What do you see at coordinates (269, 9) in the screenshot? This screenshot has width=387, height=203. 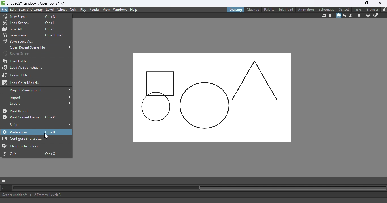 I see `Palette` at bounding box center [269, 9].